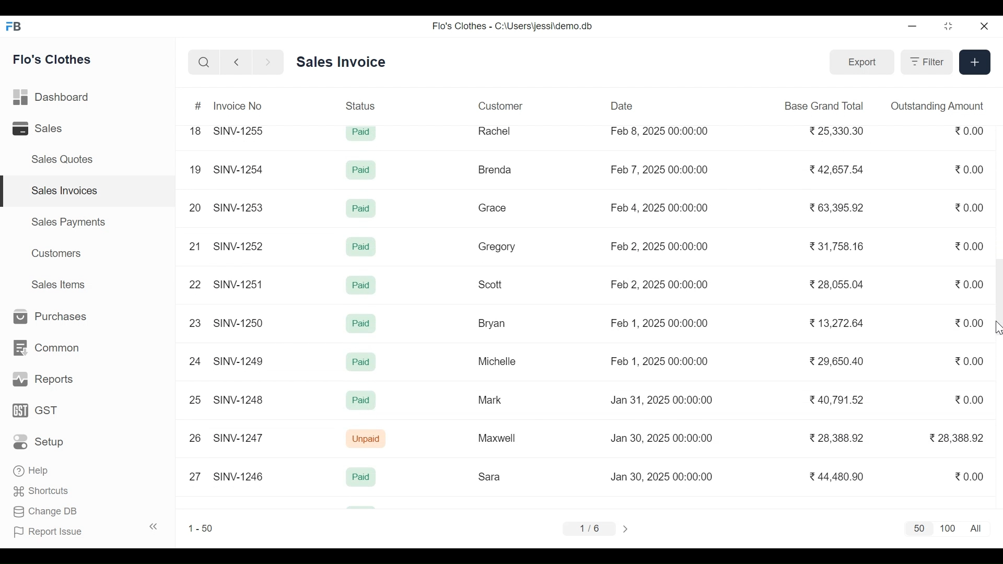 The height and width of the screenshot is (564, 1003). I want to click on Jan 30, 2025 00:00:00, so click(664, 438).